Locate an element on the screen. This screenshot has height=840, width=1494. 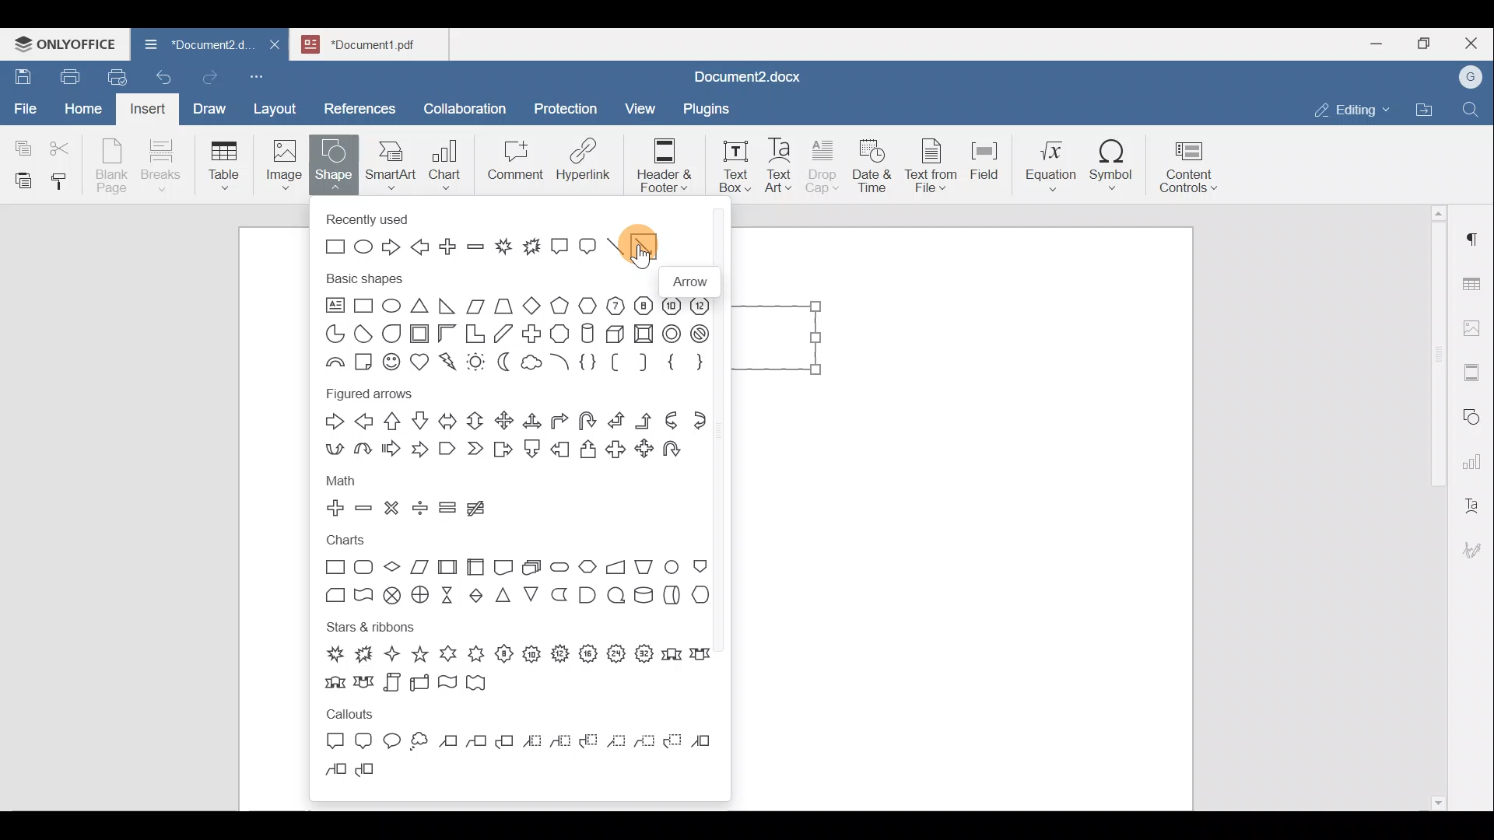
Account name is located at coordinates (1467, 78).